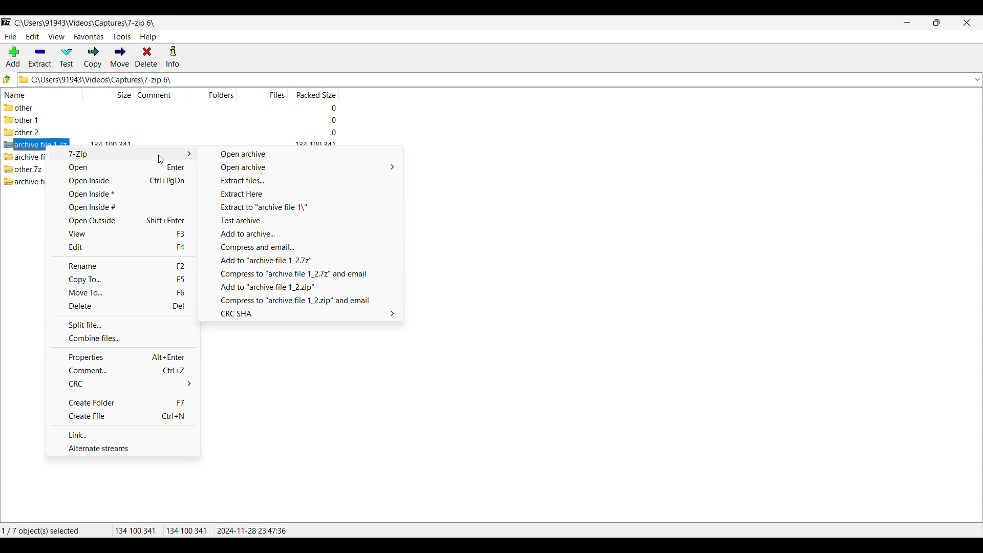  I want to click on Help menu, so click(148, 37).